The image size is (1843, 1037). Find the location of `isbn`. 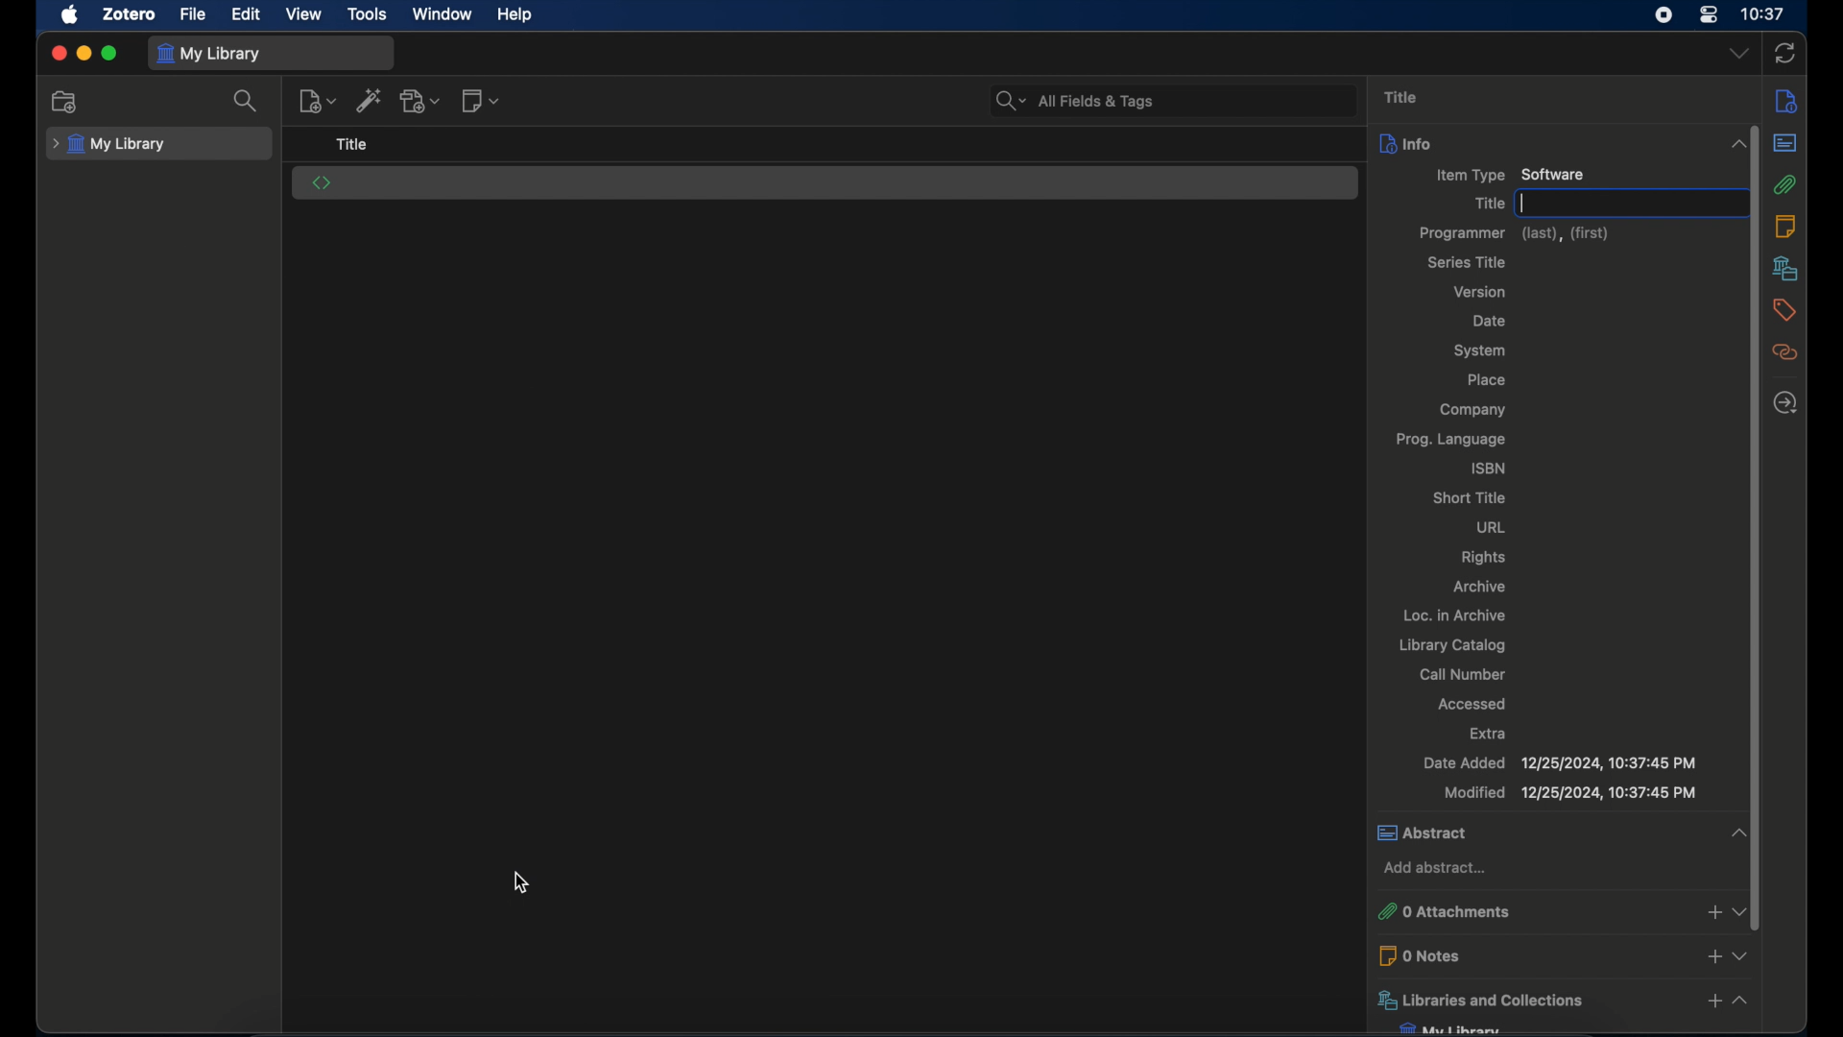

isbn is located at coordinates (1491, 466).